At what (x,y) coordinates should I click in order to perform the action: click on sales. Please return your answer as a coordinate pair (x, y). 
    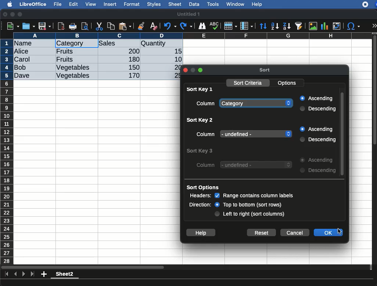
    Looking at the image, I should click on (119, 44).